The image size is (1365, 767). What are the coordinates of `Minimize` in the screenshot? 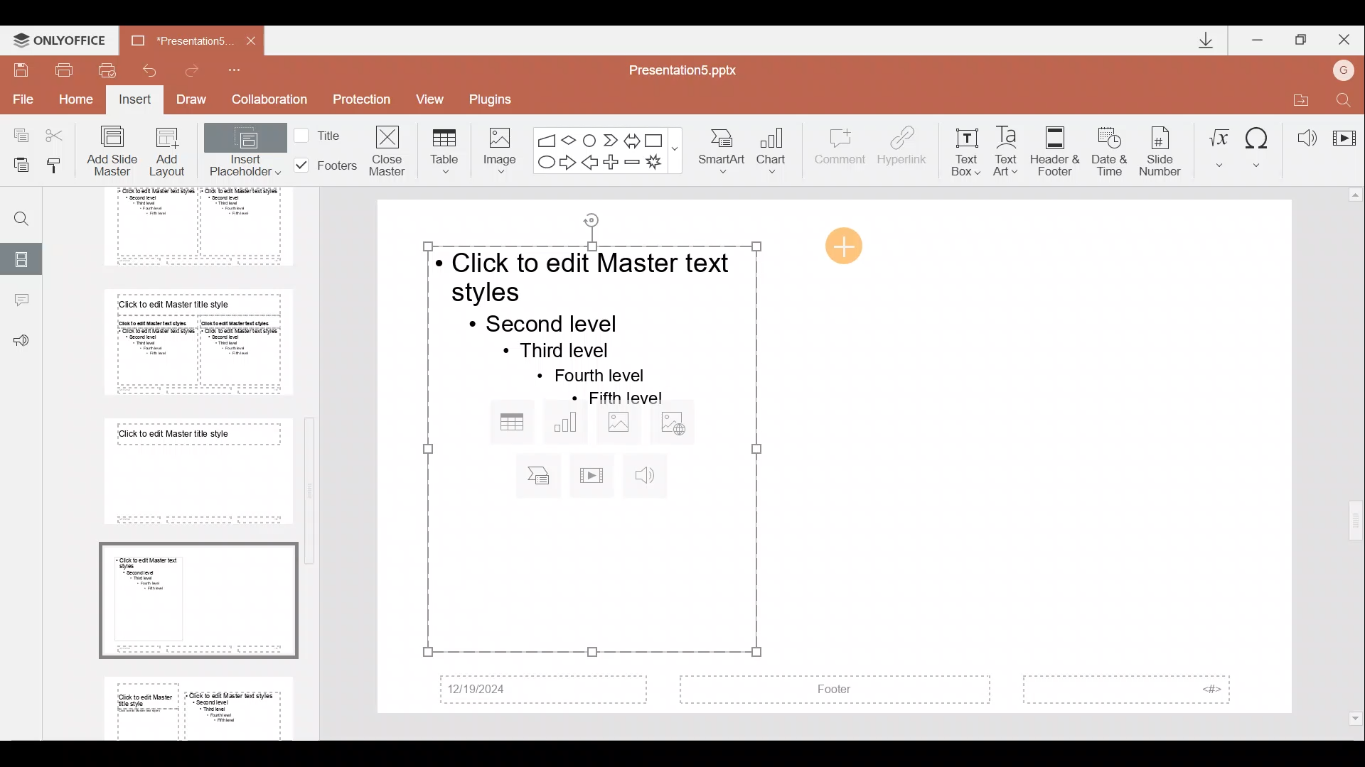 It's located at (1258, 37).